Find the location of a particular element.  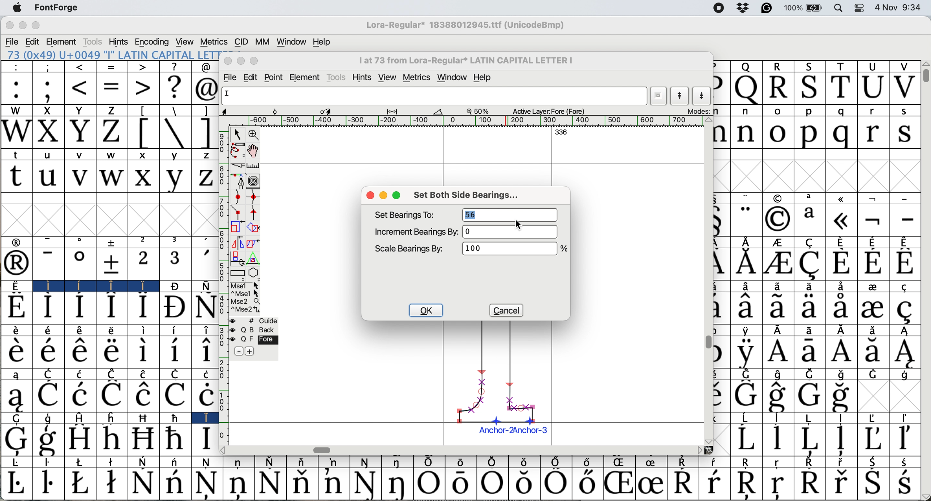

R is located at coordinates (779, 88).